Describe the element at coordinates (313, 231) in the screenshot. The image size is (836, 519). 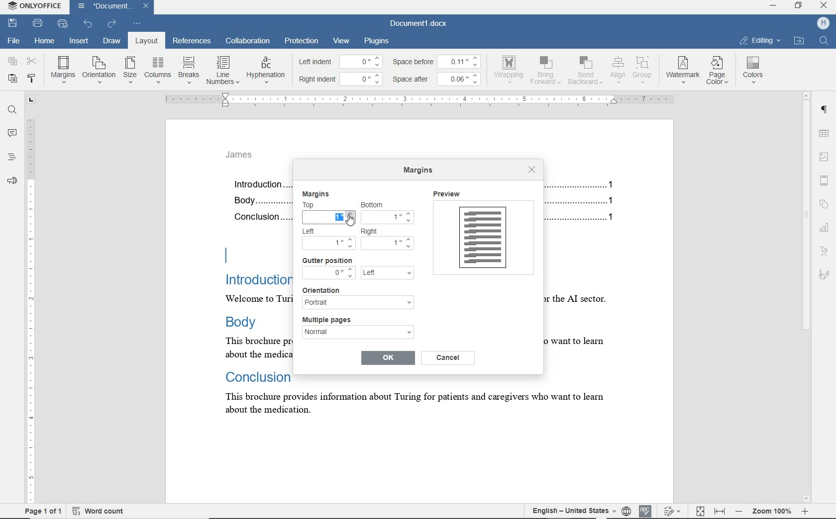
I see `Left` at that location.